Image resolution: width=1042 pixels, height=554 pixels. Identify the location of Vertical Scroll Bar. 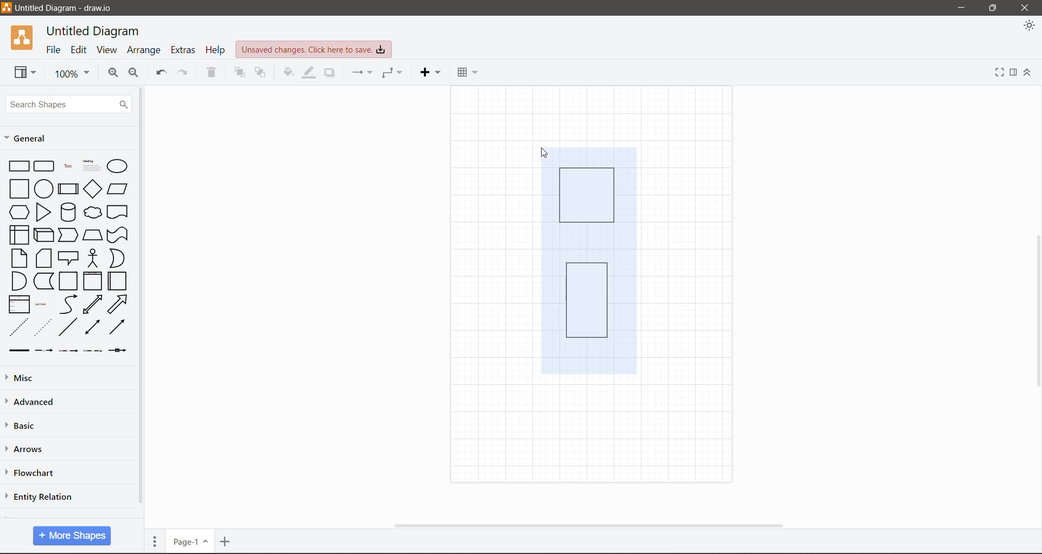
(1035, 312).